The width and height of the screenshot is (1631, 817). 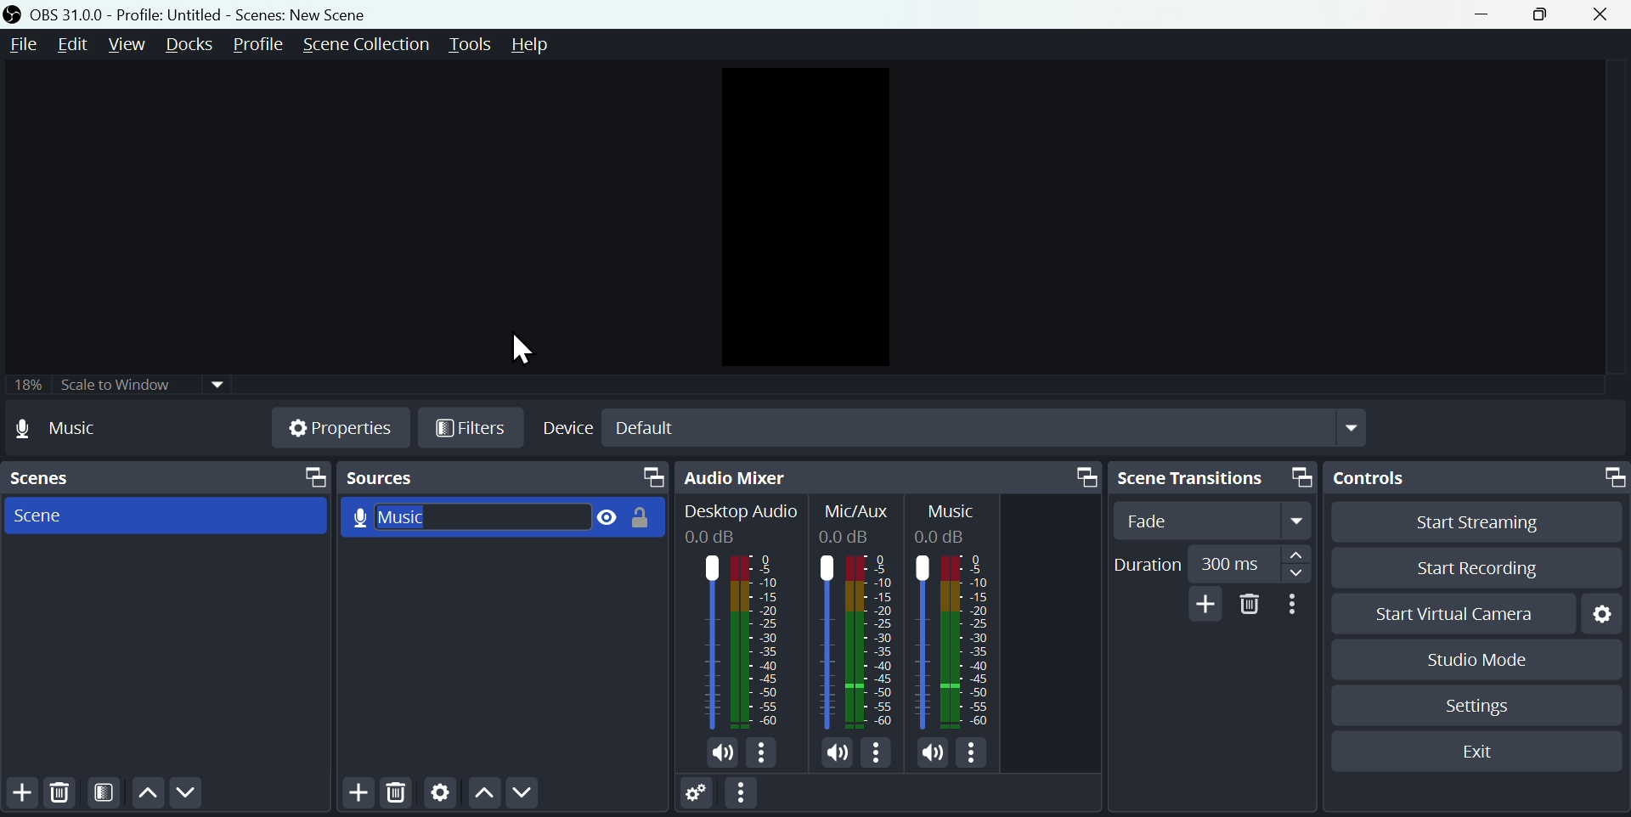 What do you see at coordinates (859, 640) in the screenshot?
I see `` at bounding box center [859, 640].